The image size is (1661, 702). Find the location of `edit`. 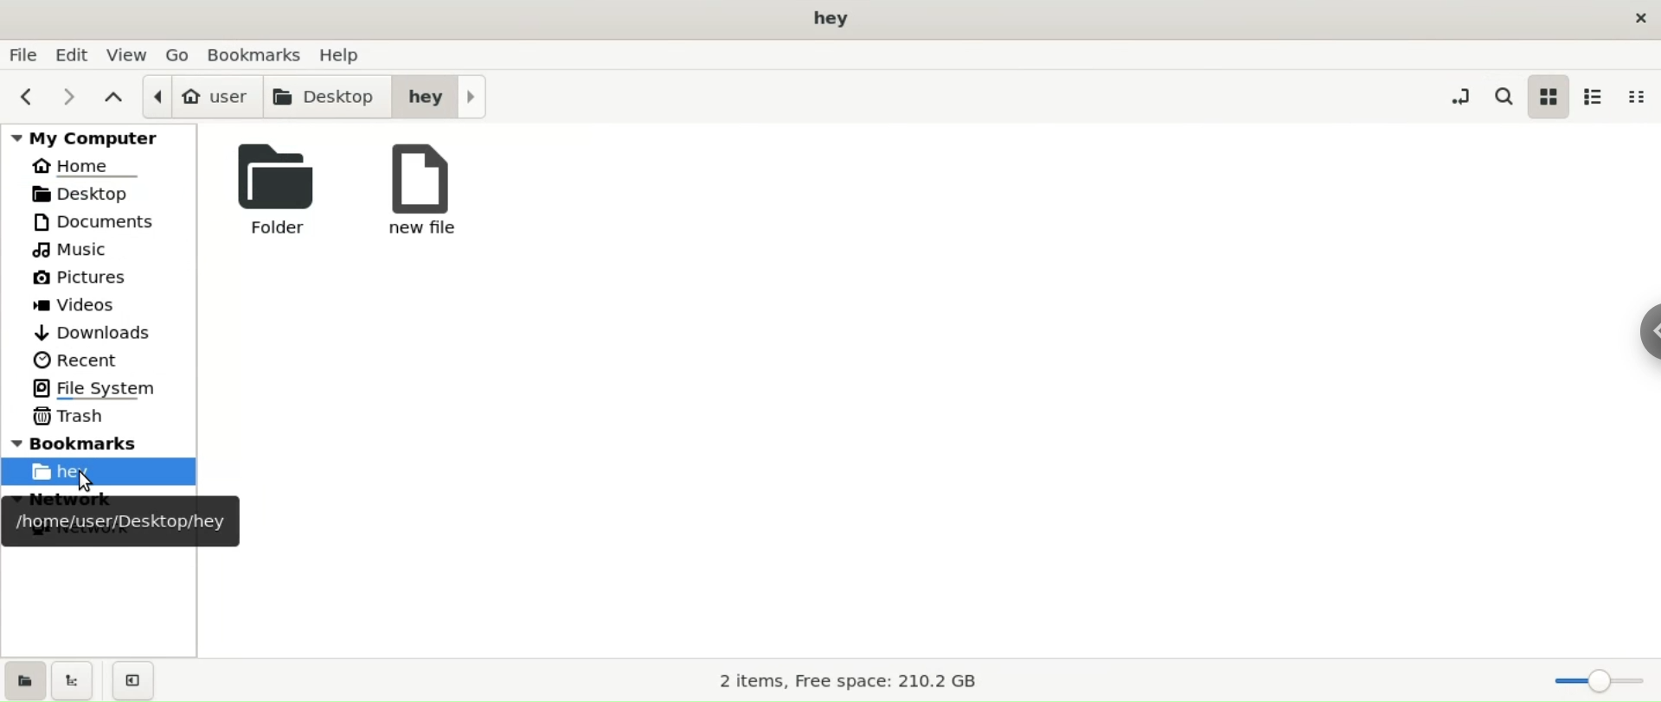

edit is located at coordinates (71, 56).